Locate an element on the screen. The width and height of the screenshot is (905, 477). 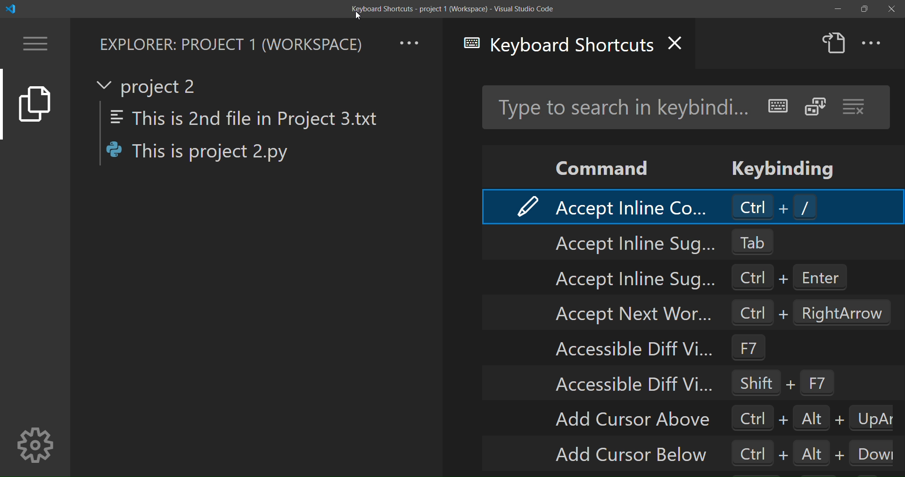
keyboard shortcuts is located at coordinates (558, 48).